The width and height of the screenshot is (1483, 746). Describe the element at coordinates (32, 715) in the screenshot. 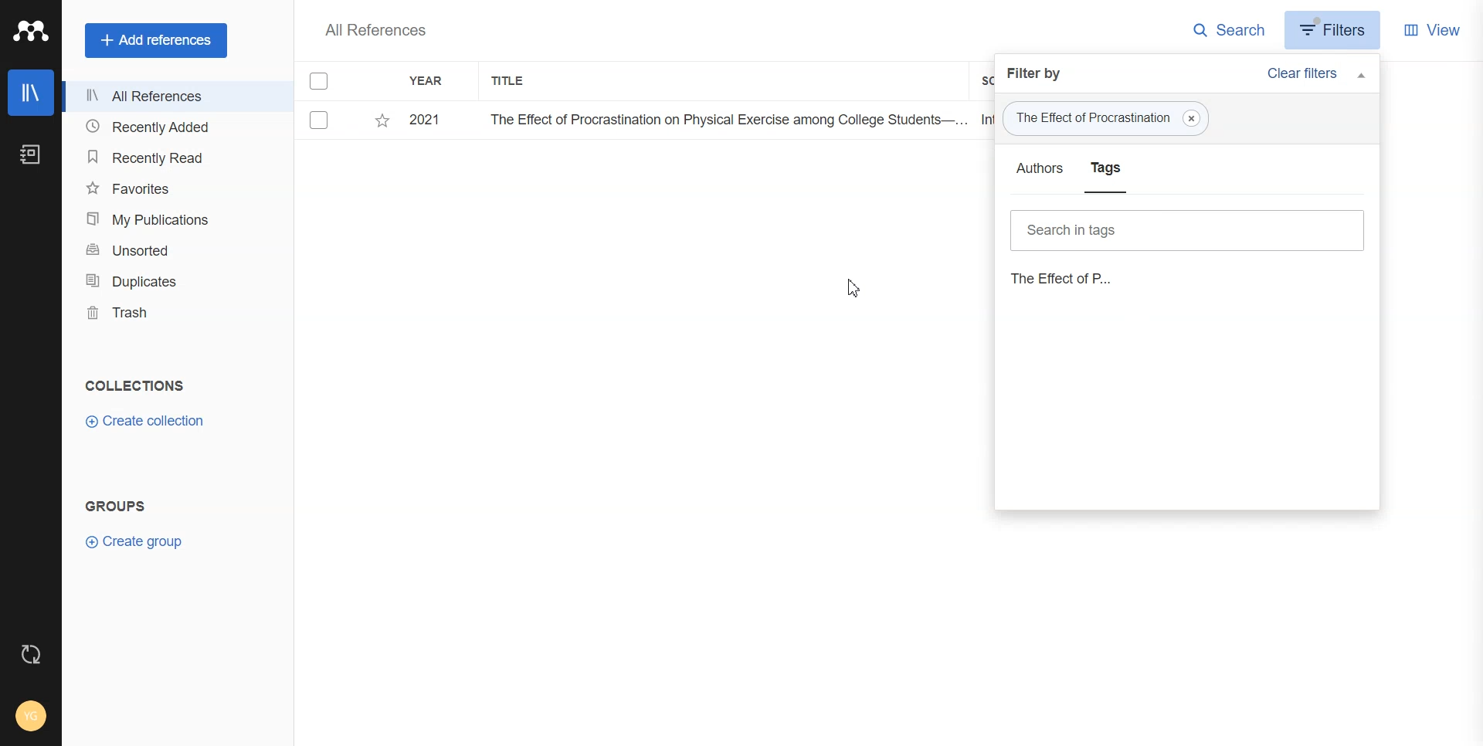

I see `Account` at that location.